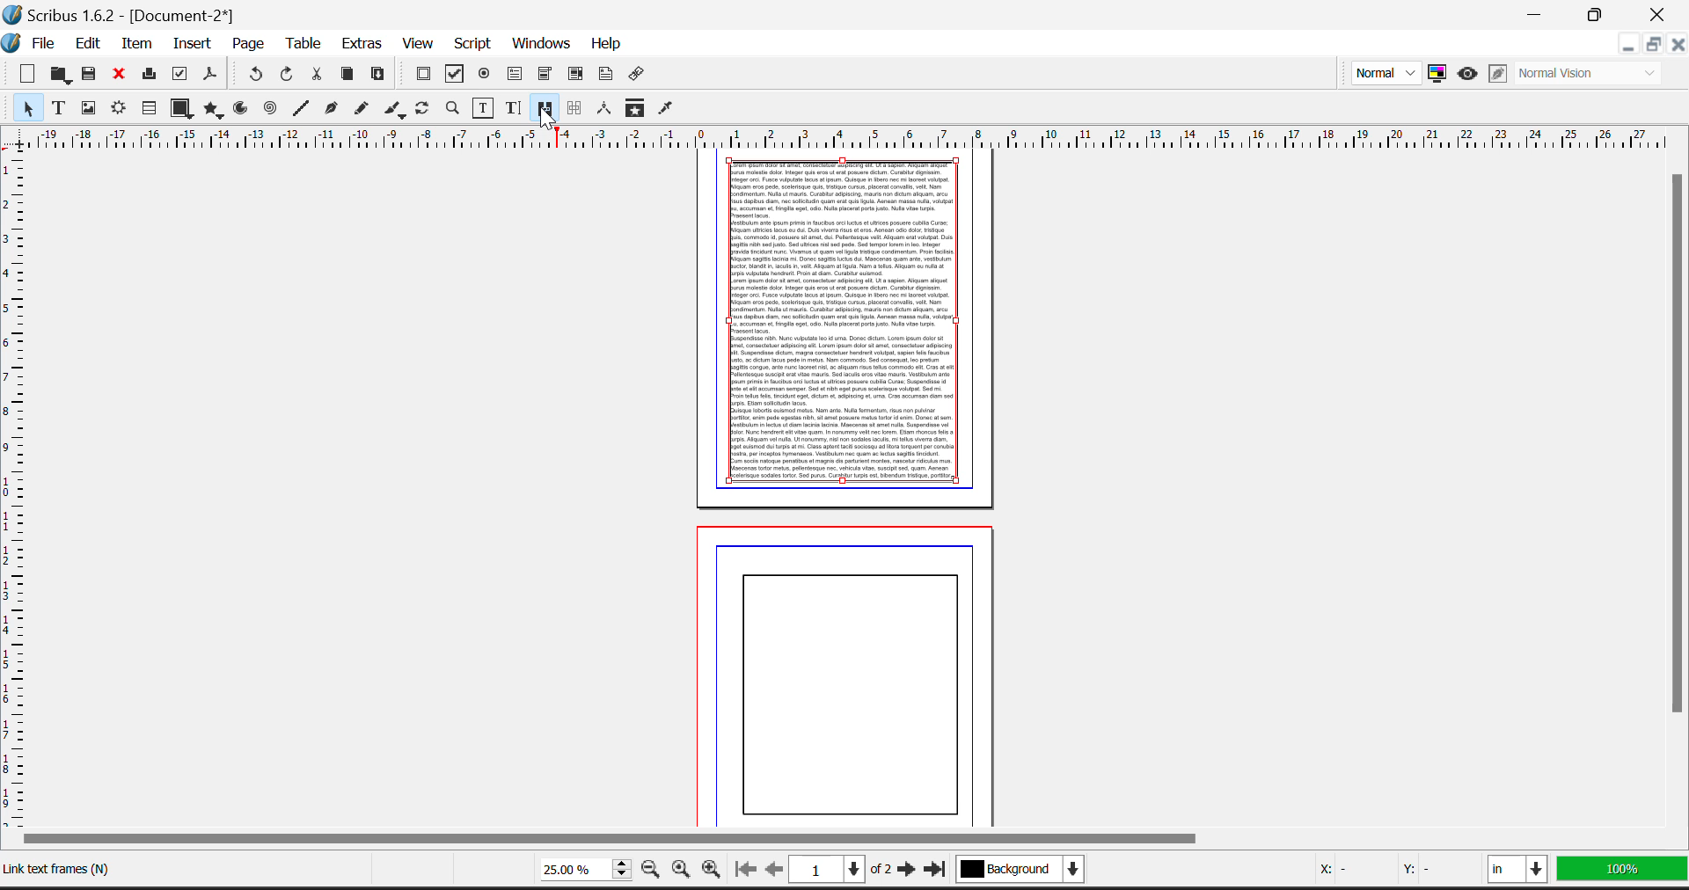 This screenshot has height=890, width=1689. What do you see at coordinates (1520, 872) in the screenshot?
I see `Measurement Unit` at bounding box center [1520, 872].